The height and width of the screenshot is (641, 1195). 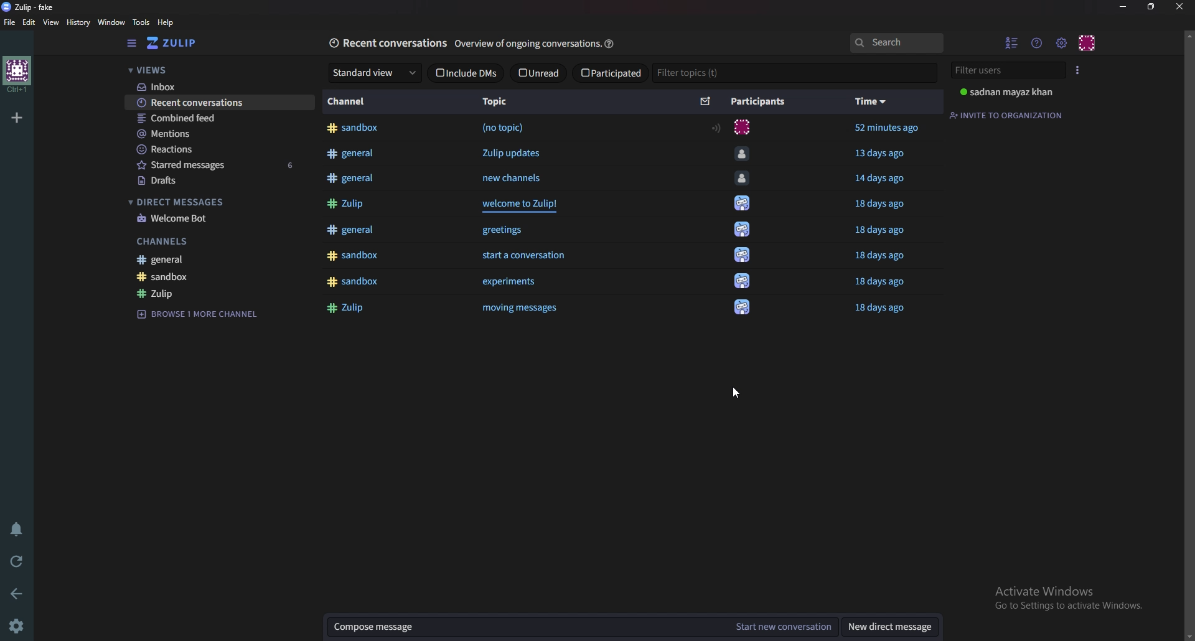 I want to click on Direct messages, so click(x=207, y=201).